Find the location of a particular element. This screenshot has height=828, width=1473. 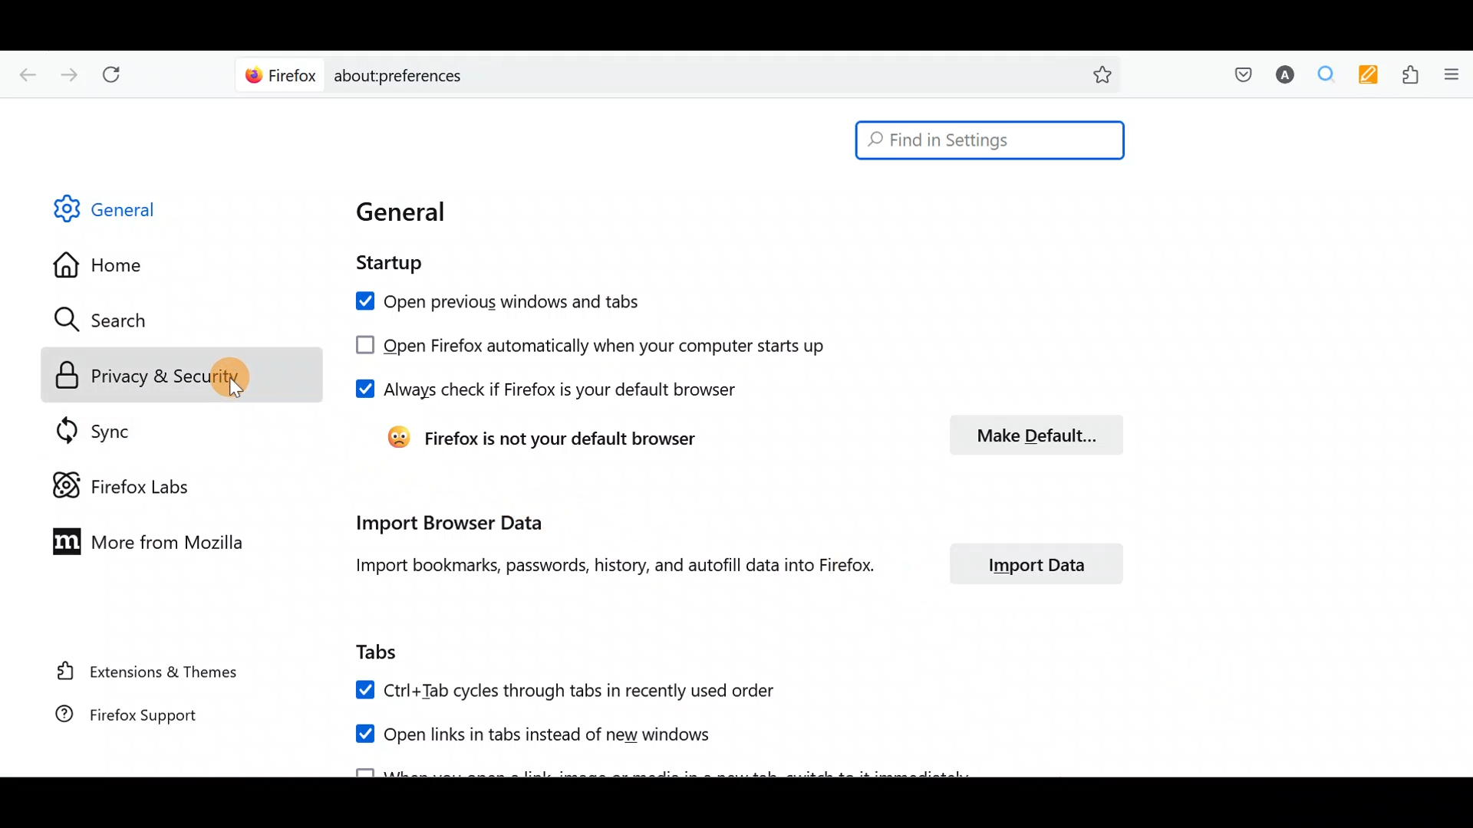

Sync is located at coordinates (114, 430).